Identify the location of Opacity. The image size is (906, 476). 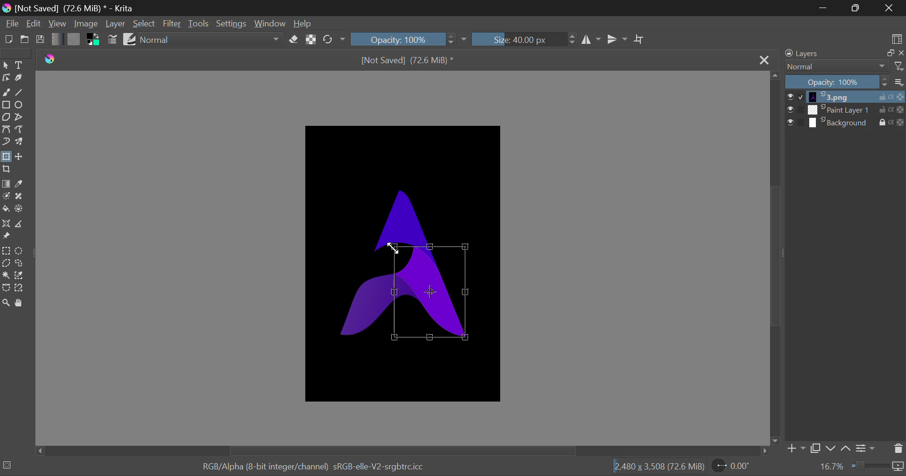
(836, 82).